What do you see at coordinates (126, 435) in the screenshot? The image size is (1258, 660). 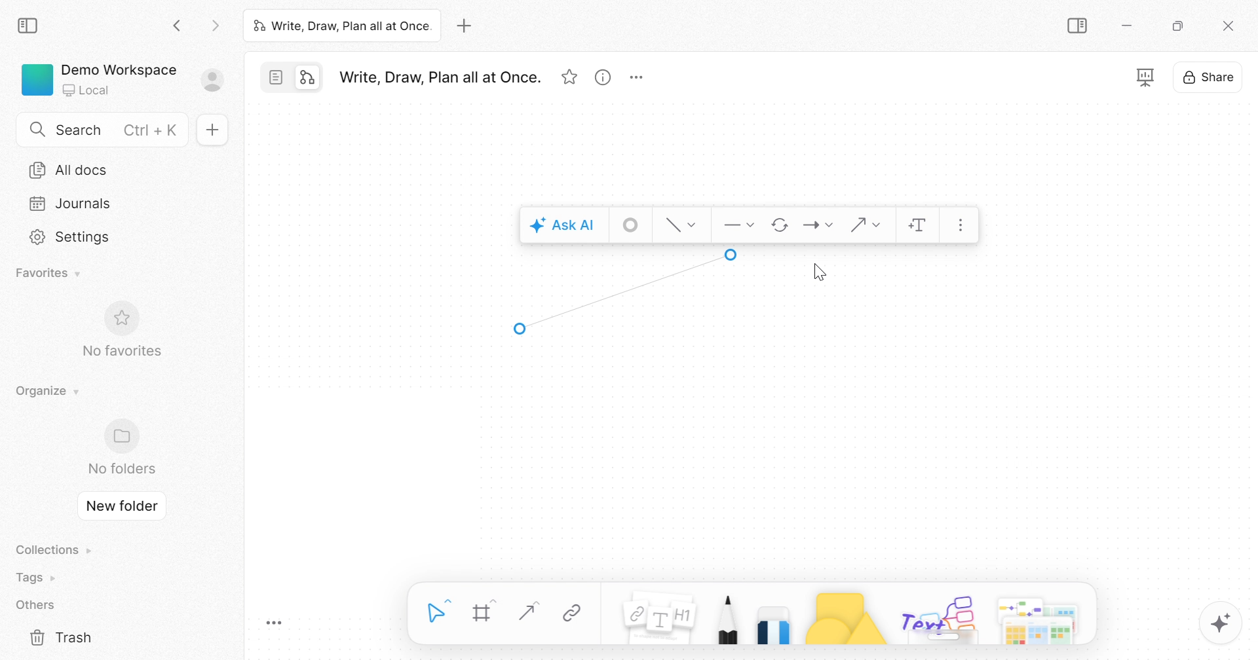 I see `Folder icon` at bounding box center [126, 435].